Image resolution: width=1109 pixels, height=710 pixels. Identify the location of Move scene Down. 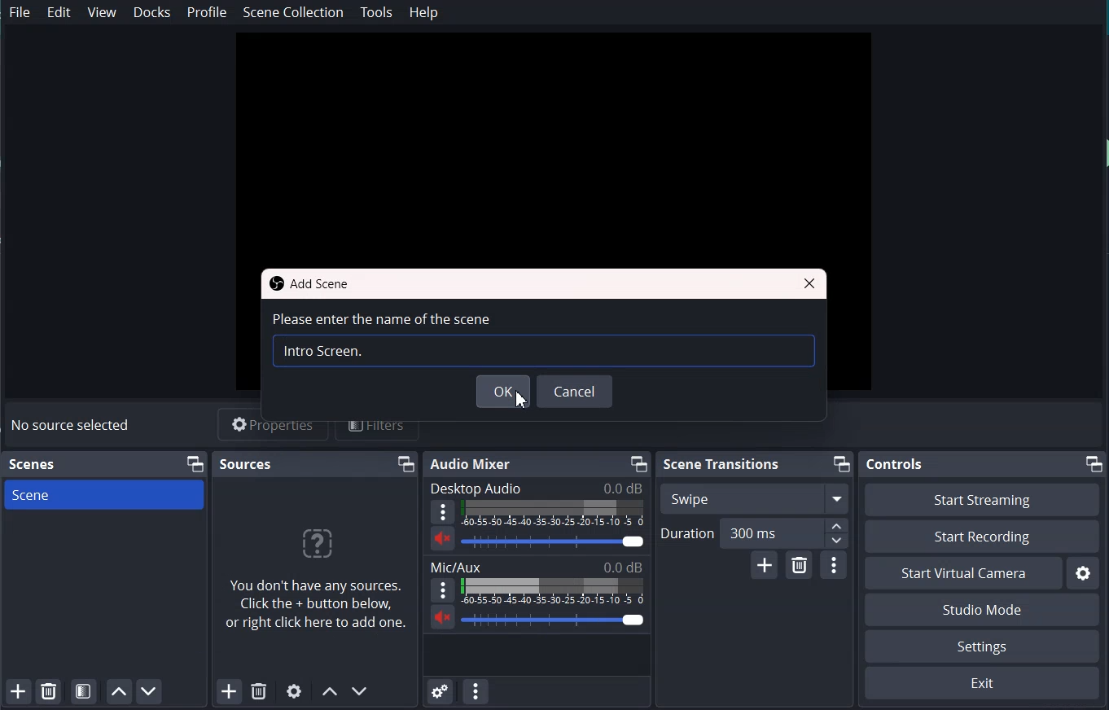
(361, 691).